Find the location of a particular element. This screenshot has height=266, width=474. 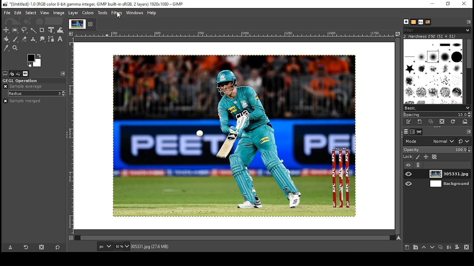

configure this tab is located at coordinates (64, 72).